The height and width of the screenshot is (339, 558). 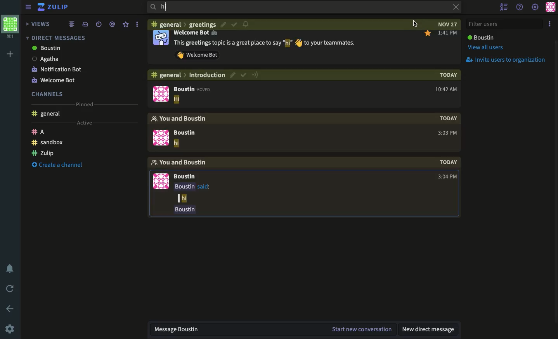 What do you see at coordinates (10, 54) in the screenshot?
I see `Add` at bounding box center [10, 54].